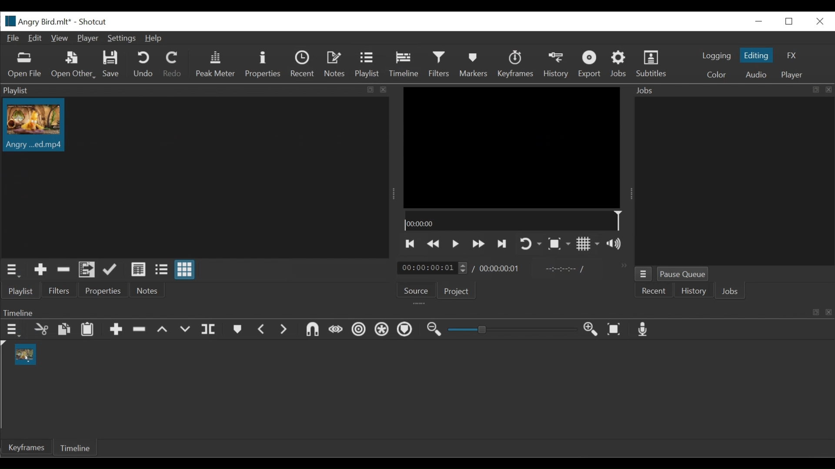 The height and width of the screenshot is (469, 835). I want to click on cut, so click(41, 330).